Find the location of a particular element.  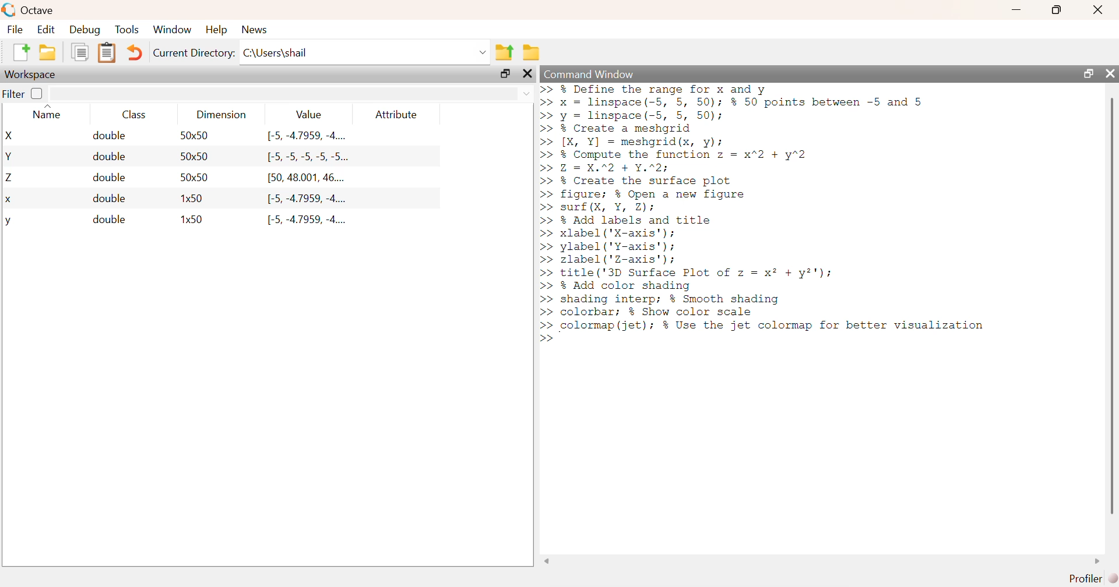

maximize is located at coordinates (1057, 9).